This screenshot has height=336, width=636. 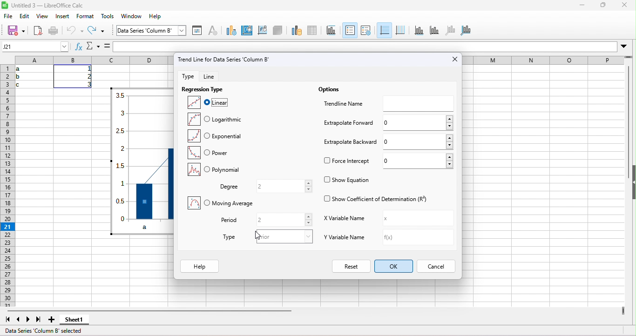 What do you see at coordinates (467, 31) in the screenshot?
I see `all axes` at bounding box center [467, 31].